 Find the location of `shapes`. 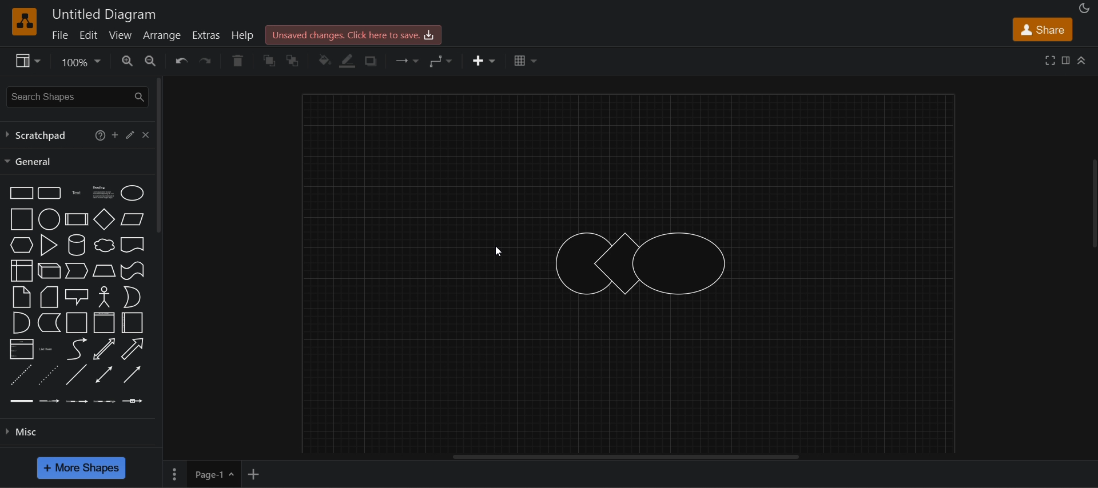

shapes is located at coordinates (642, 262).